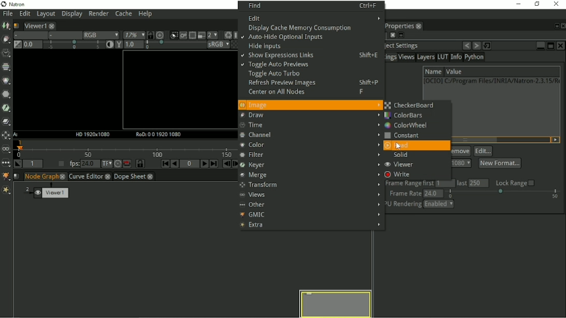 The height and width of the screenshot is (318, 566). Describe the element at coordinates (315, 18) in the screenshot. I see `Edit` at that location.